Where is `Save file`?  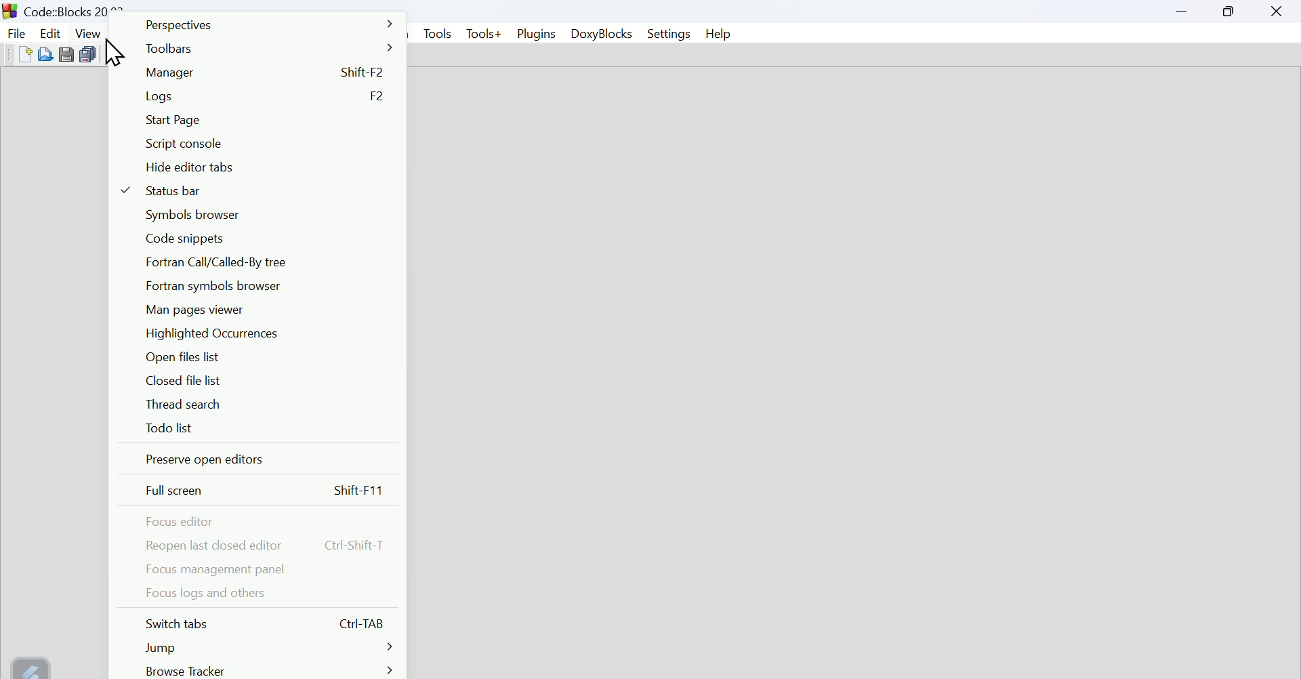
Save file is located at coordinates (67, 54).